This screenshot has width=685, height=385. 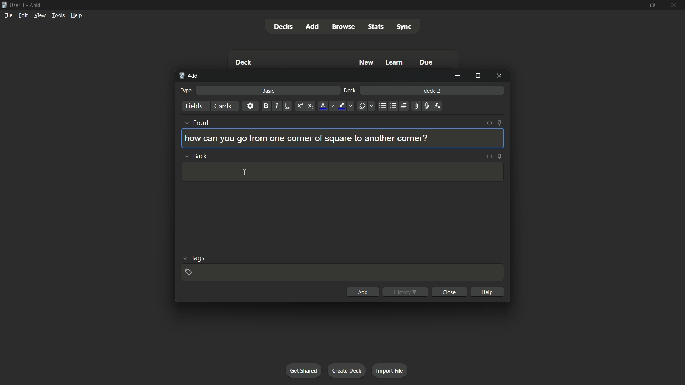 I want to click on app name, so click(x=35, y=5).